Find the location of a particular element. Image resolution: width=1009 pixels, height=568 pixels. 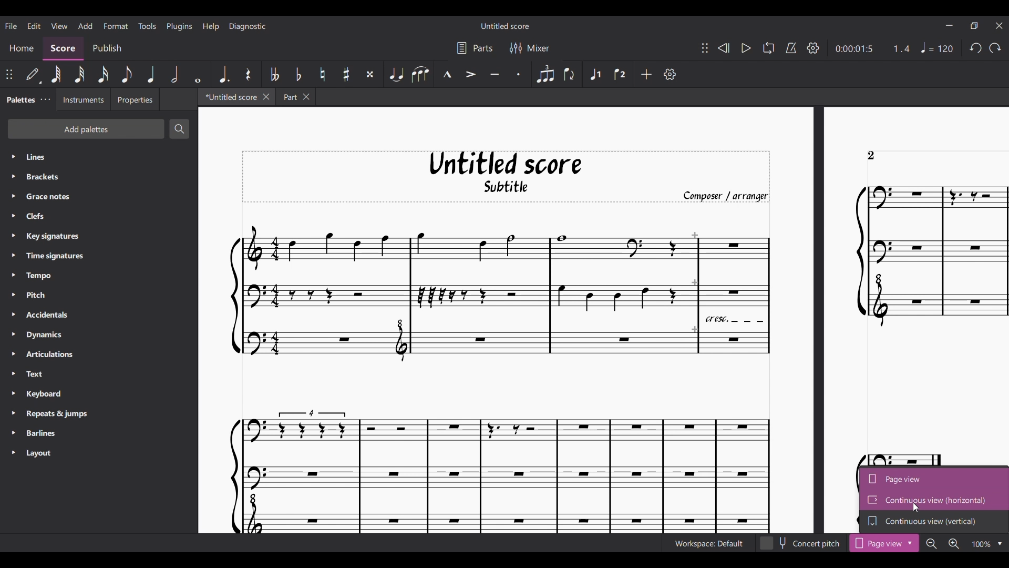

Add palette is located at coordinates (86, 129).